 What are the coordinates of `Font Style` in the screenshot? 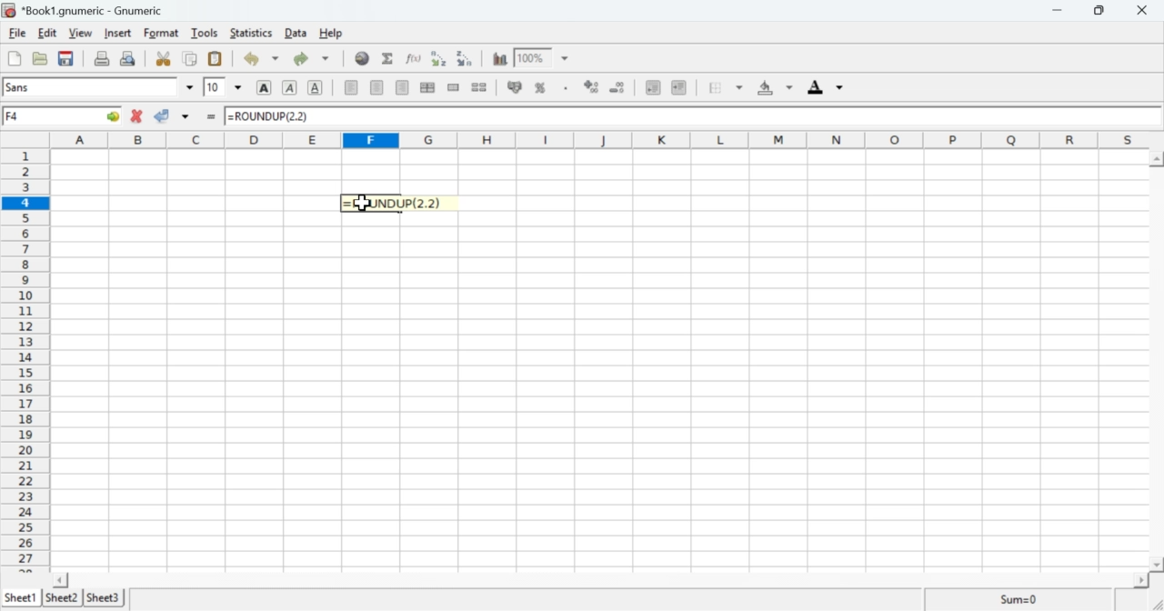 It's located at (92, 87).